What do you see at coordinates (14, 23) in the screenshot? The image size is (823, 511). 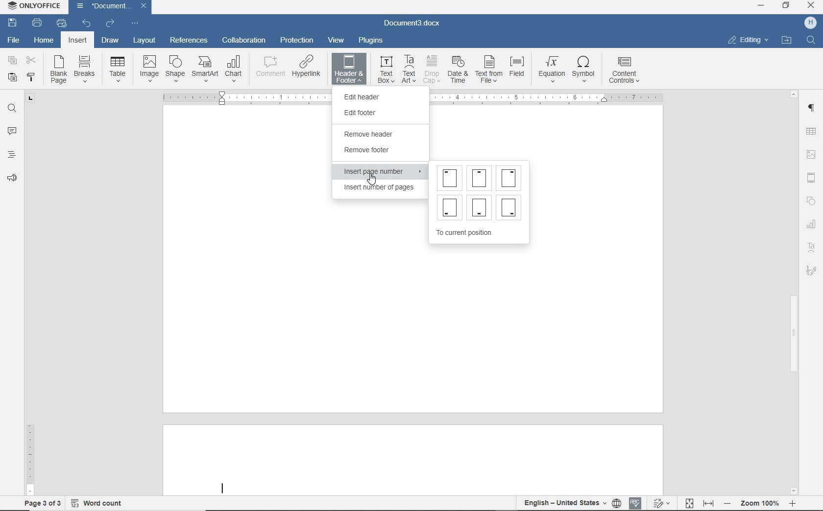 I see `SAVE` at bounding box center [14, 23].